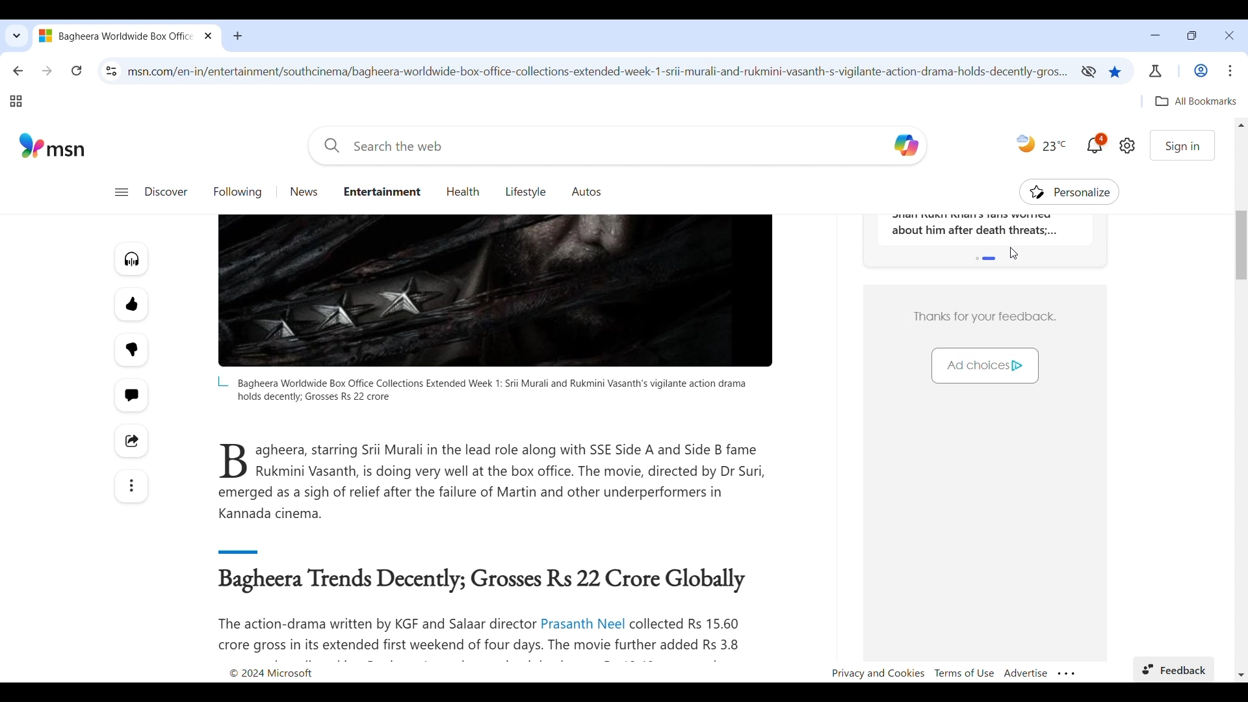 This screenshot has height=702, width=1248. What do you see at coordinates (1192, 35) in the screenshot?
I see `Show interface in a smaller tab` at bounding box center [1192, 35].